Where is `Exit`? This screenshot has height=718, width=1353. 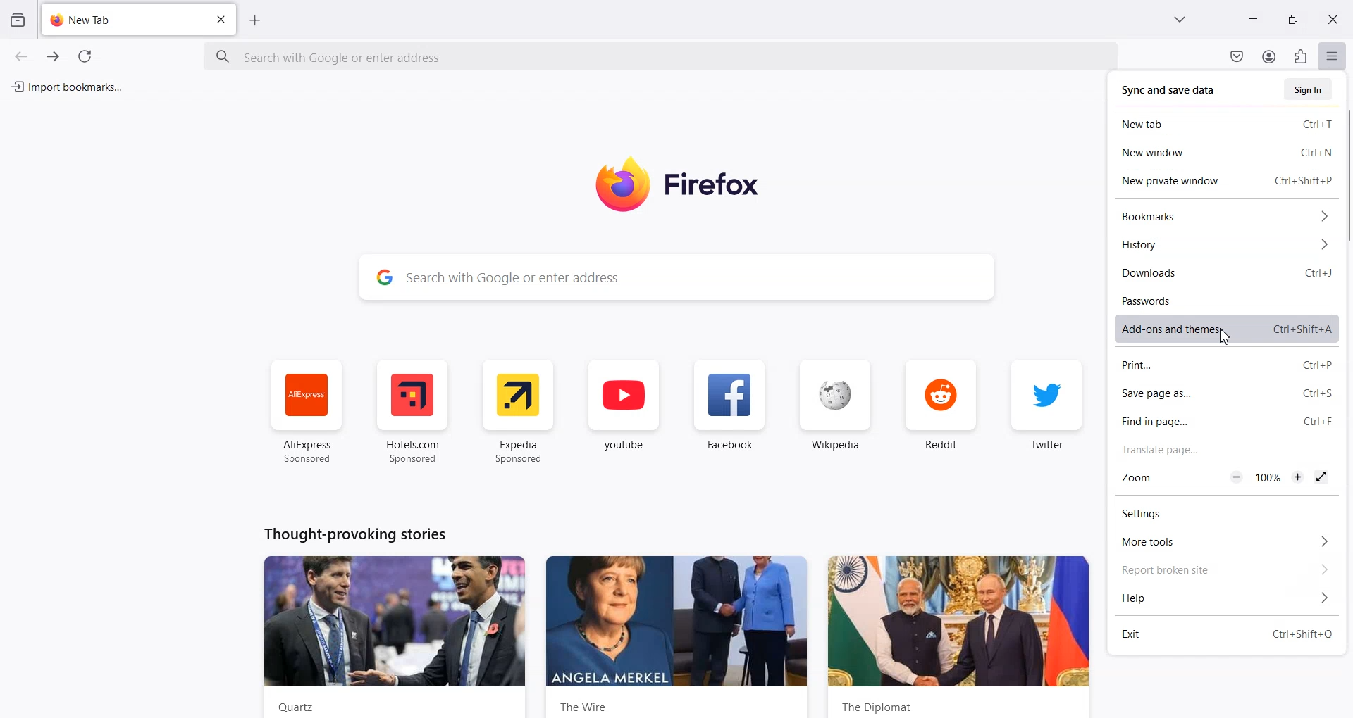 Exit is located at coordinates (1225, 631).